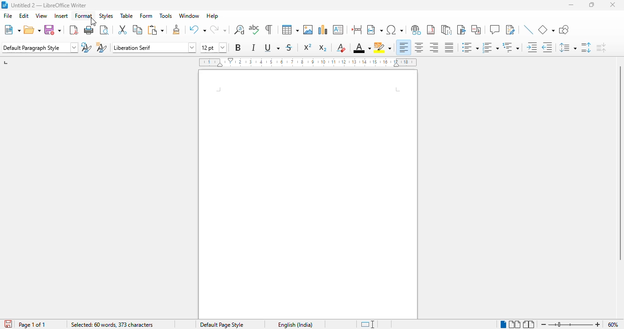 The height and width of the screenshot is (329, 624). Describe the element at coordinates (529, 324) in the screenshot. I see `book view` at that location.